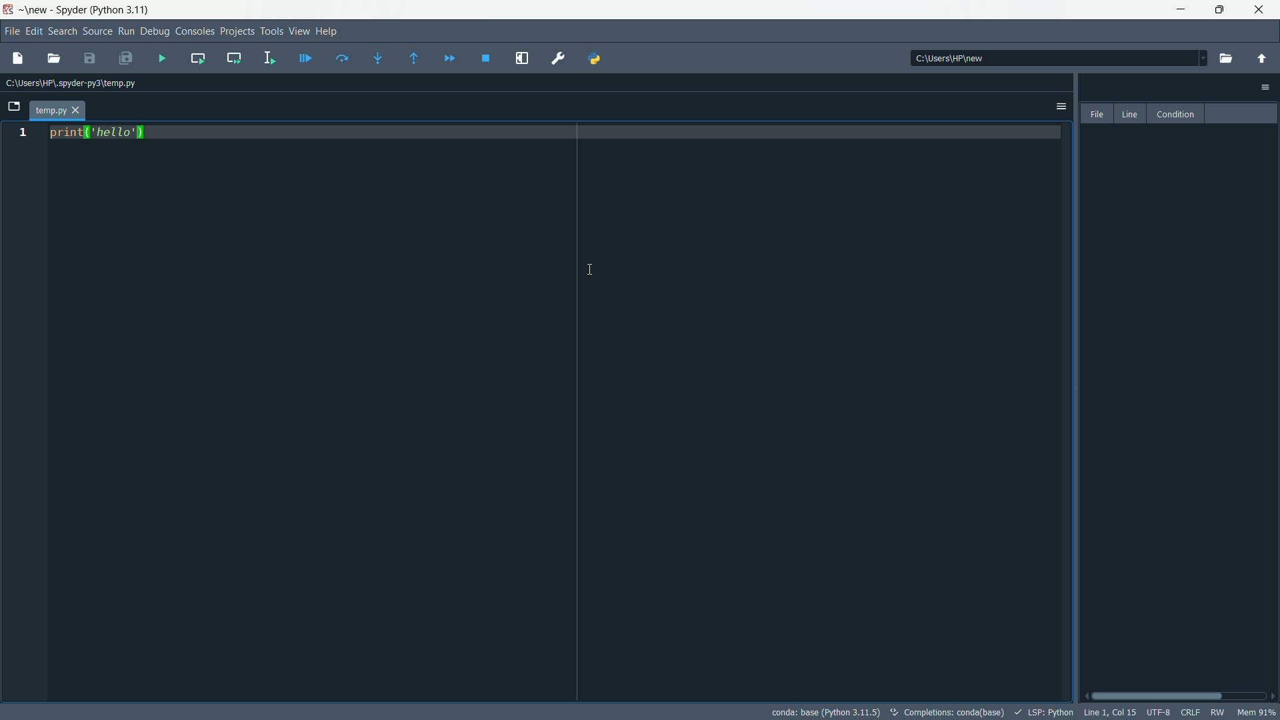 The height and width of the screenshot is (720, 1280). What do you see at coordinates (163, 58) in the screenshot?
I see `run file` at bounding box center [163, 58].